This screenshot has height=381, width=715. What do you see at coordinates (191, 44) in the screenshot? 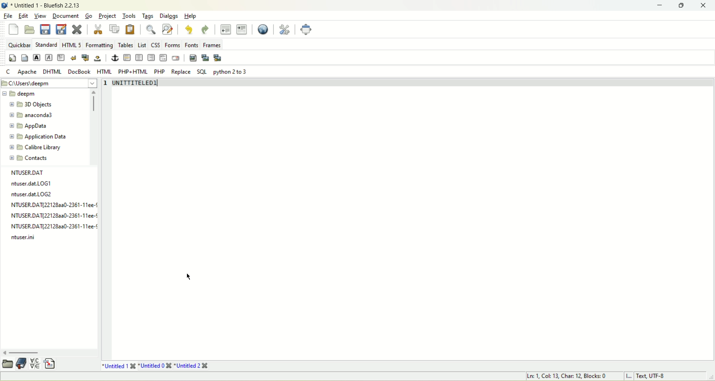
I see `Fonts ` at bounding box center [191, 44].